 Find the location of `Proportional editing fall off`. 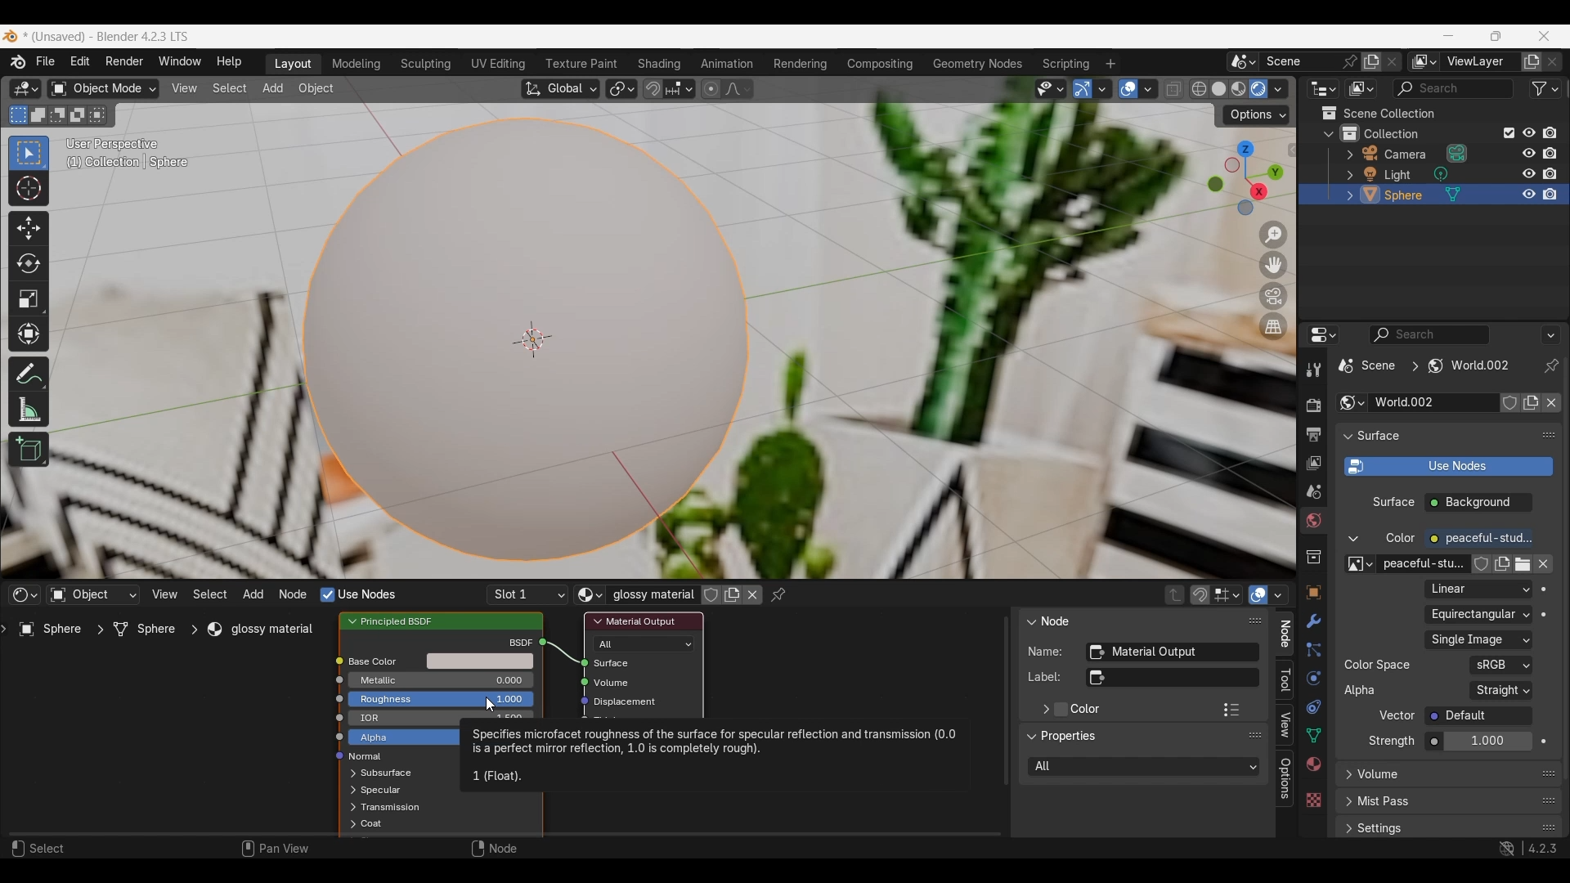

Proportional editing fall off is located at coordinates (737, 89).